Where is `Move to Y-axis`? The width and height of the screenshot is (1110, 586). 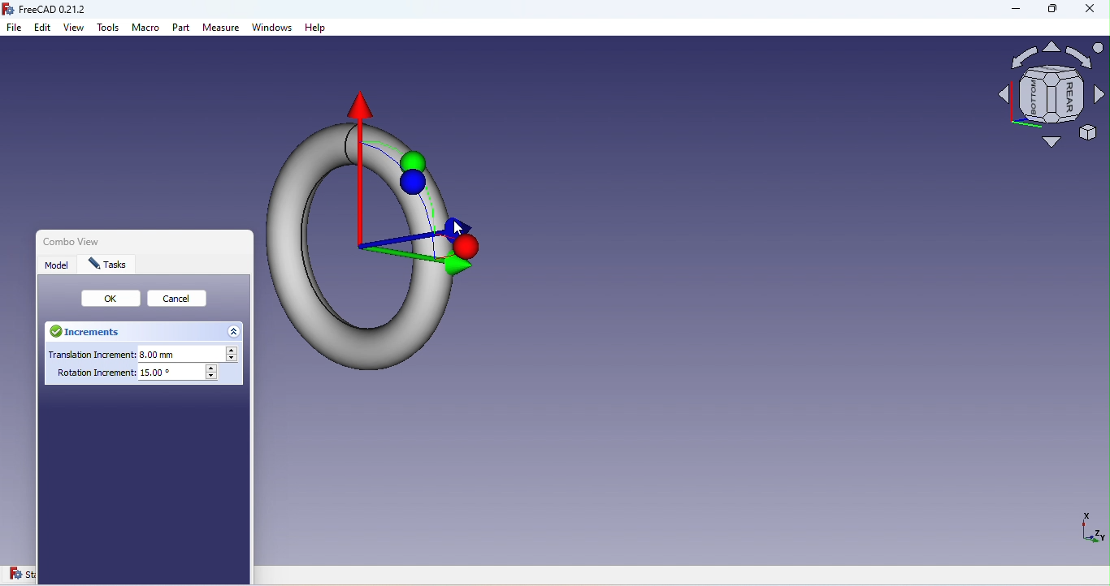
Move to Y-axis is located at coordinates (462, 261).